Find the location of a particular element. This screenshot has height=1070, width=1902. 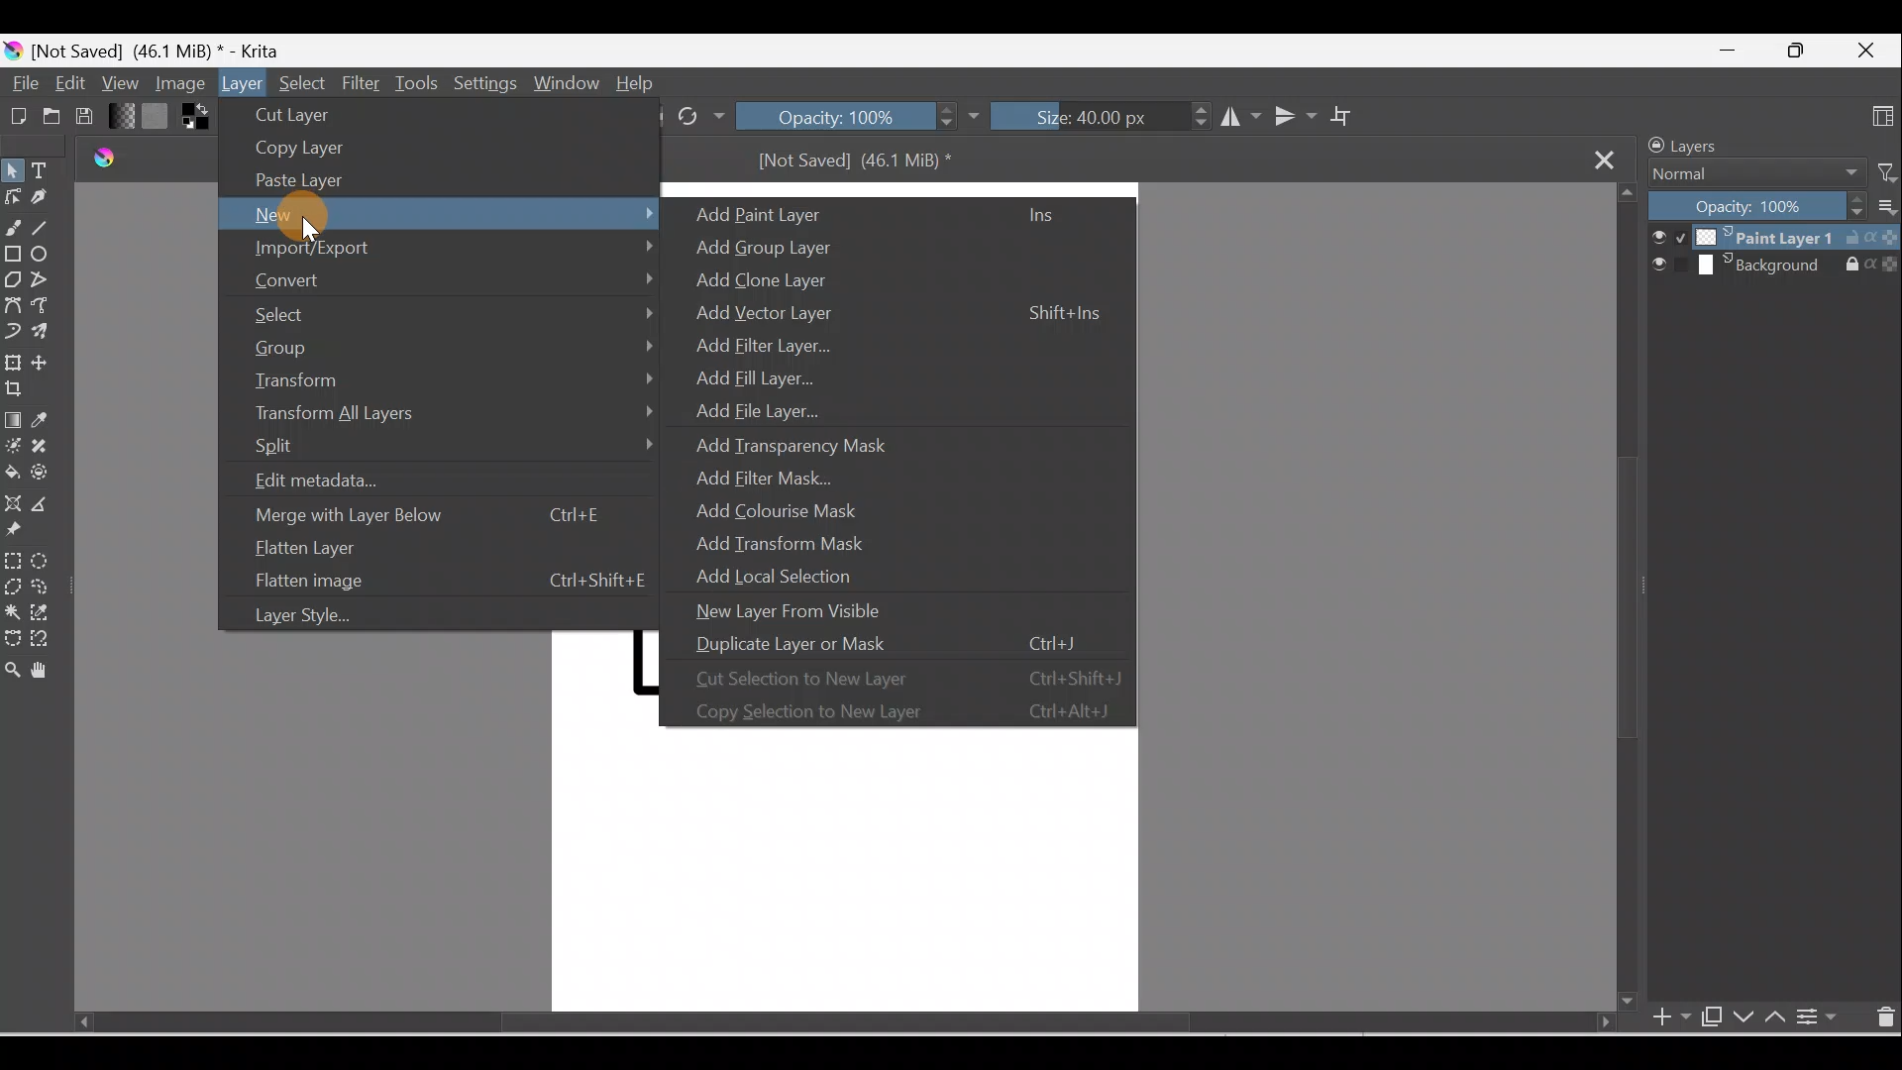

Settings is located at coordinates (482, 84).